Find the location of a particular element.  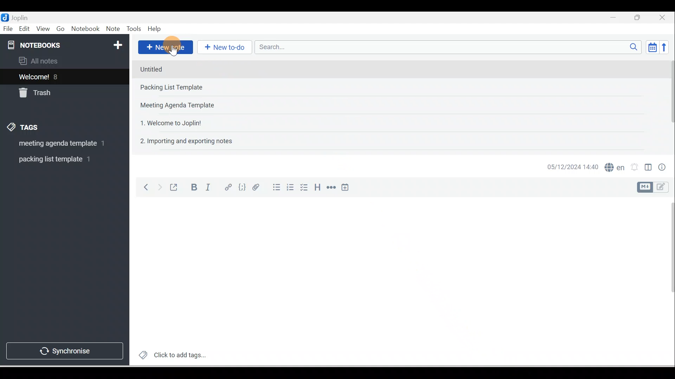

Back is located at coordinates (143, 187).